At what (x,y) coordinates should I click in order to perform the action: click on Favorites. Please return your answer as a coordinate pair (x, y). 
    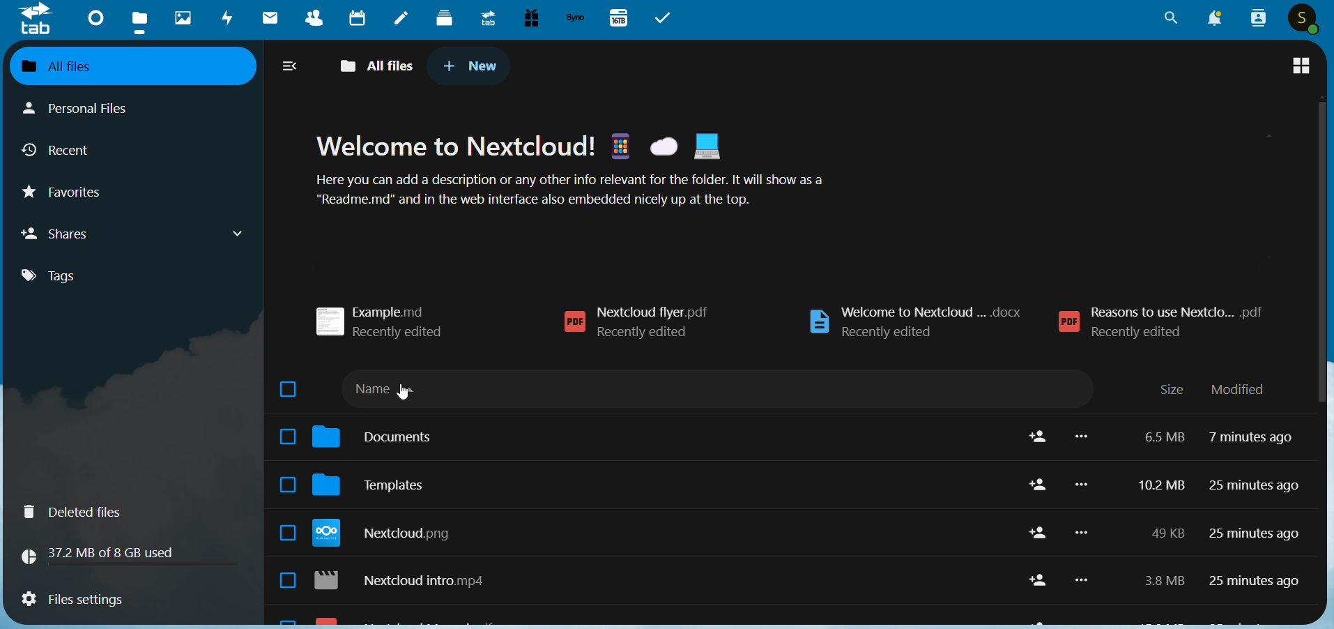
    Looking at the image, I should click on (100, 192).